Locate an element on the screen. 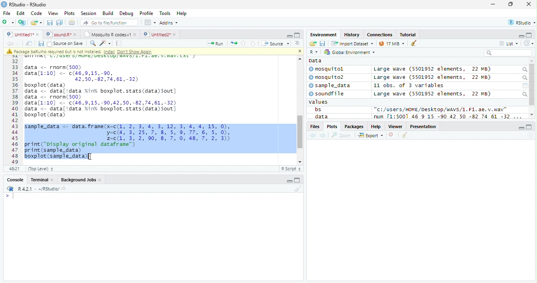 Image resolution: width=537 pixels, height=283 pixels. zoom is located at coordinates (341, 135).